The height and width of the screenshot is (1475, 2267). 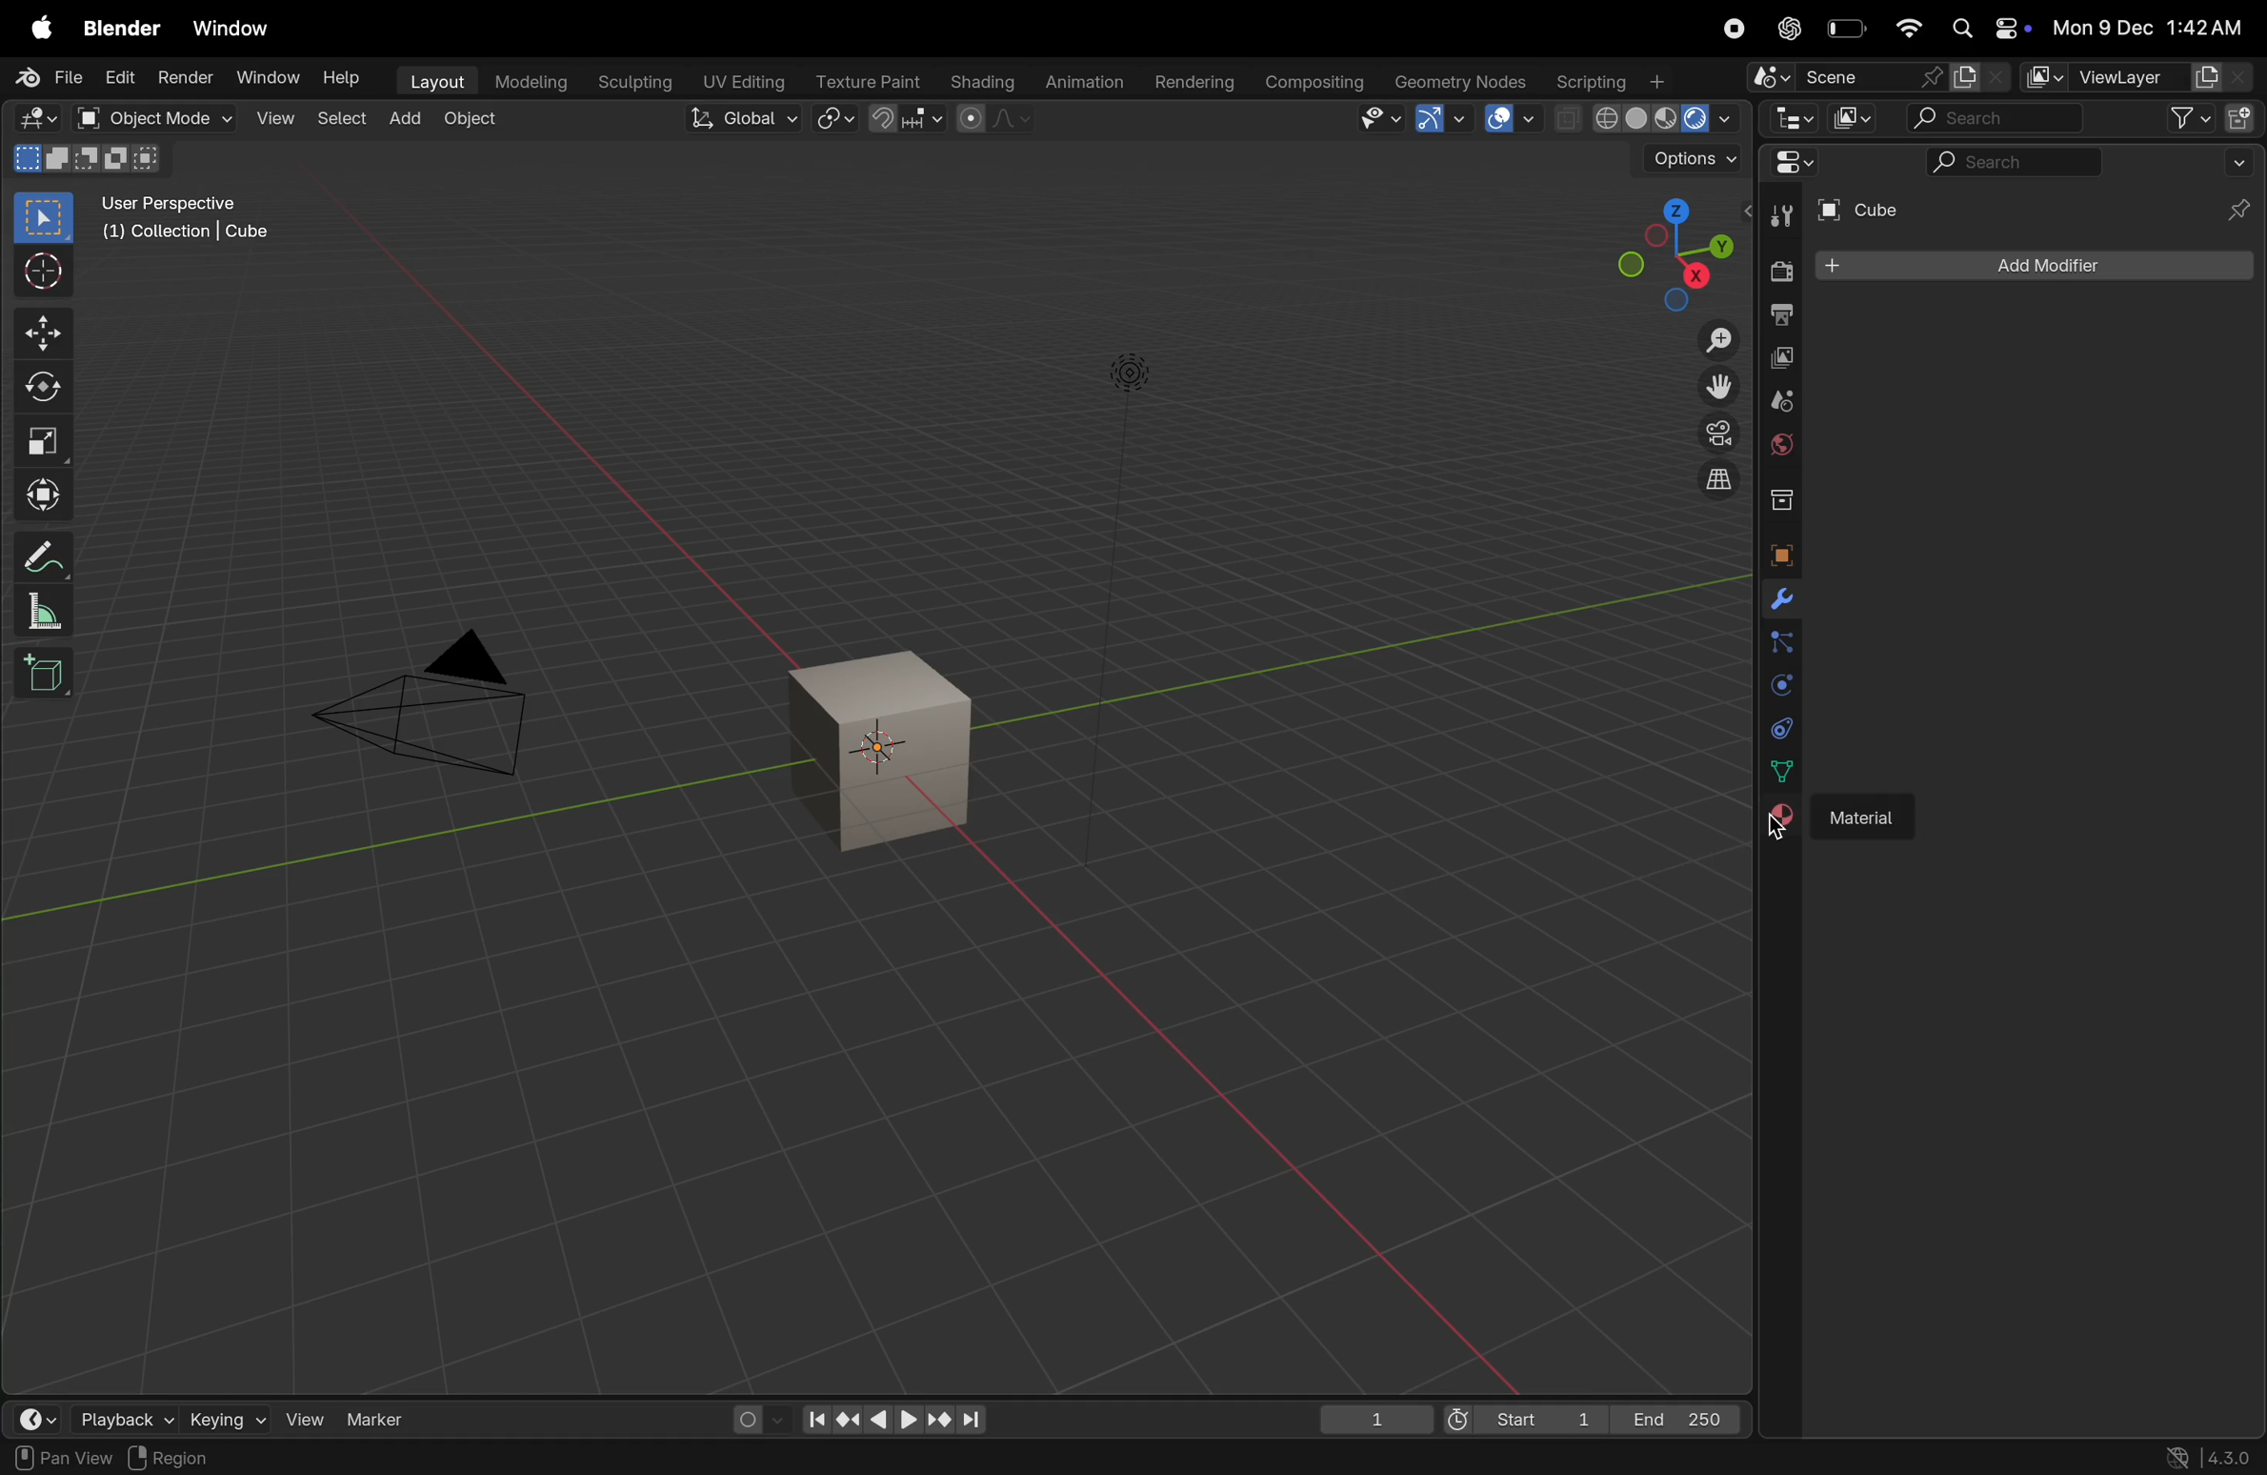 What do you see at coordinates (1315, 83) in the screenshot?
I see `composting` at bounding box center [1315, 83].